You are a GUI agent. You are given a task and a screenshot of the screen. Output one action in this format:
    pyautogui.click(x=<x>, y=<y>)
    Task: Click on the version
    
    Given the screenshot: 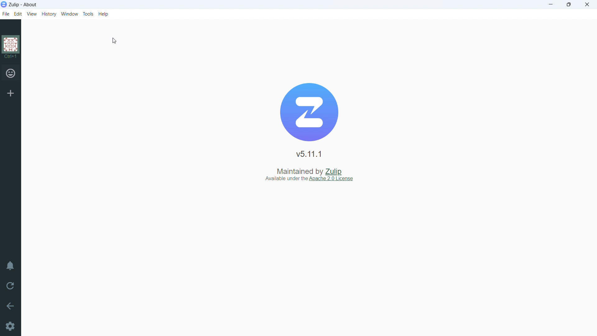 What is the action you would take?
    pyautogui.click(x=310, y=154)
    